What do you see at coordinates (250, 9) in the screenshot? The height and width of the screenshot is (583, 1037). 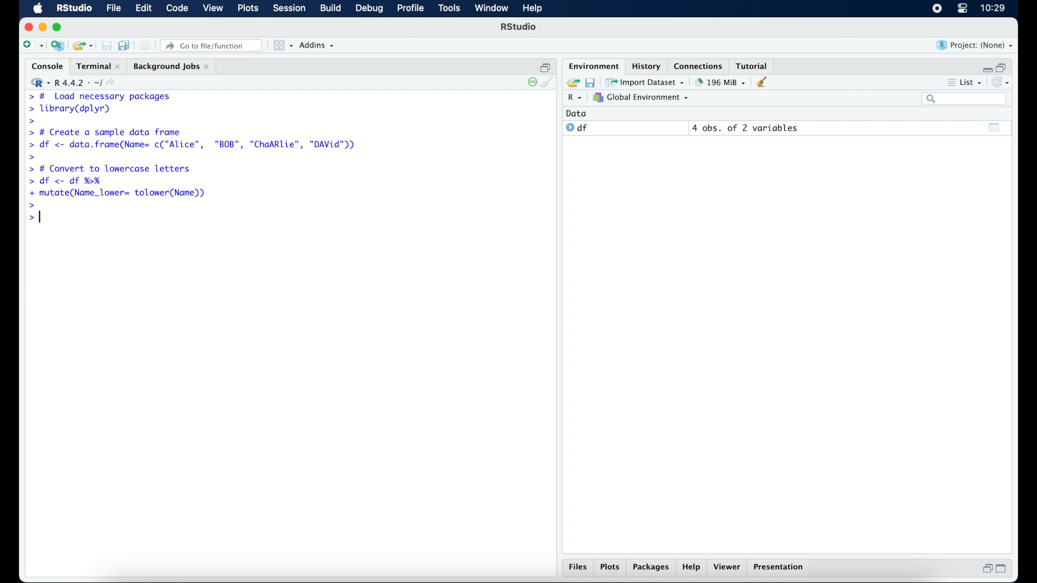 I see `plots` at bounding box center [250, 9].